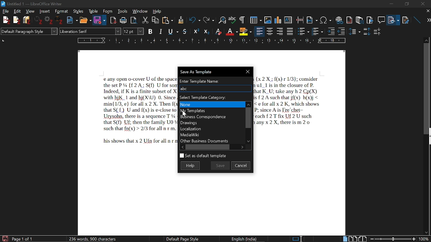 The height and width of the screenshot is (242, 431). What do you see at coordinates (399, 239) in the screenshot?
I see `change zoom` at bounding box center [399, 239].